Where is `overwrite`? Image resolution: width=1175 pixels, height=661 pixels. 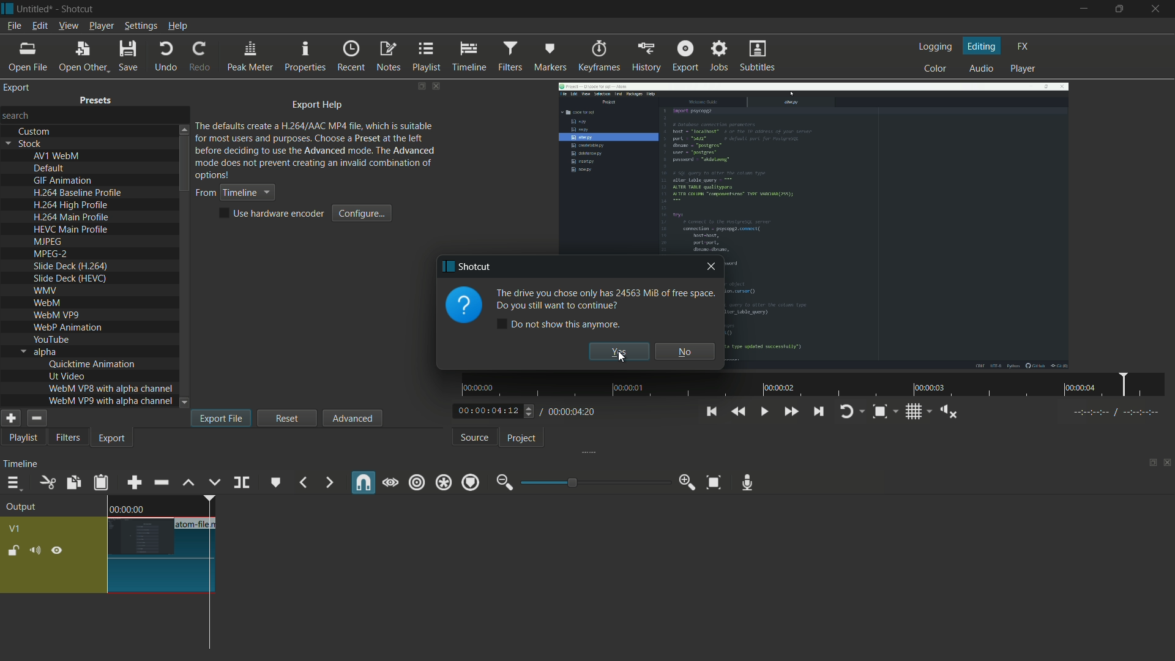
overwrite is located at coordinates (215, 484).